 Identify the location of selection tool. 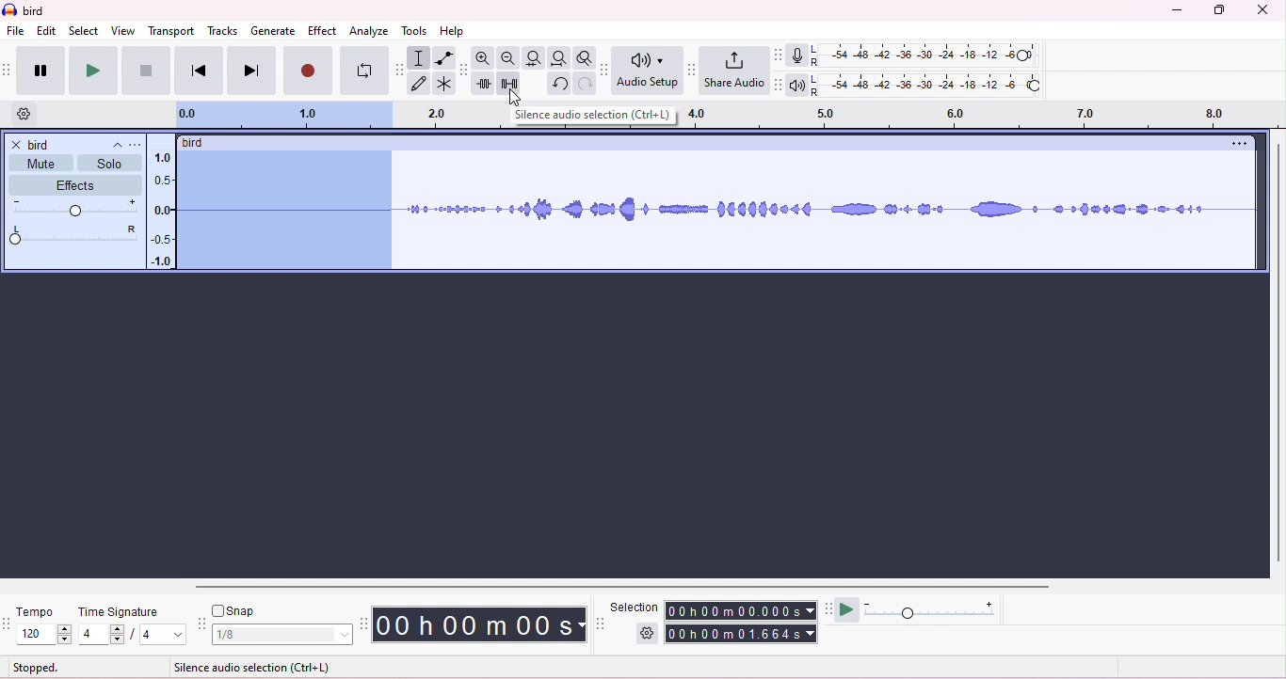
(603, 624).